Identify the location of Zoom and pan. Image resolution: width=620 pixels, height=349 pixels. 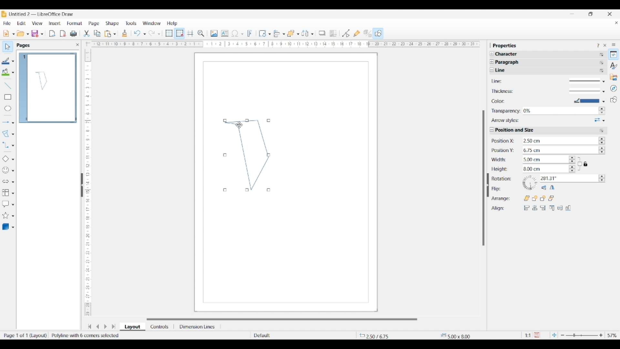
(201, 34).